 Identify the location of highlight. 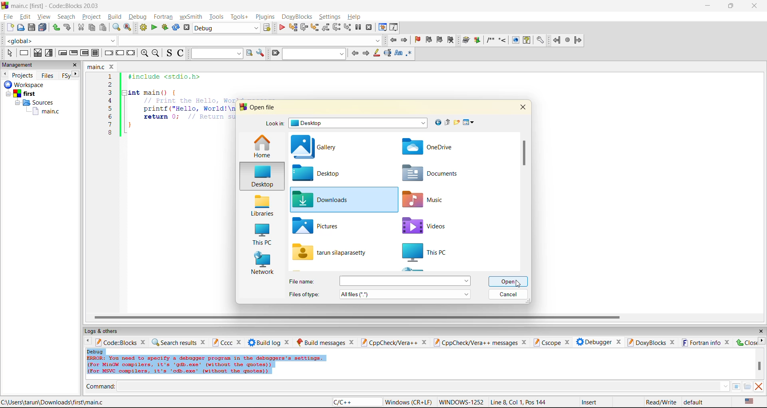
(376, 53).